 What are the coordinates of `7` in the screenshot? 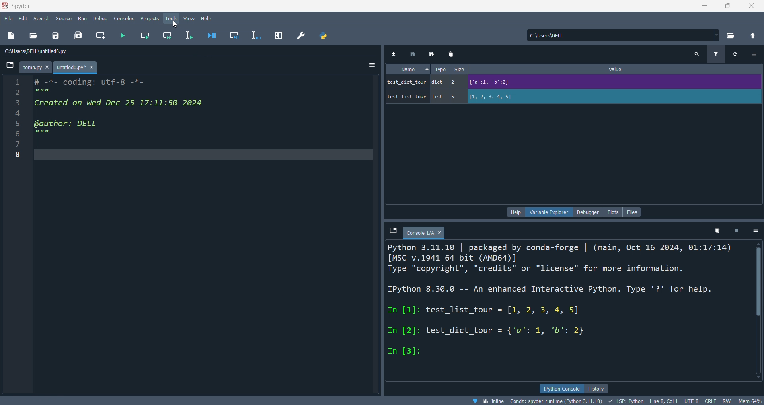 It's located at (23, 145).